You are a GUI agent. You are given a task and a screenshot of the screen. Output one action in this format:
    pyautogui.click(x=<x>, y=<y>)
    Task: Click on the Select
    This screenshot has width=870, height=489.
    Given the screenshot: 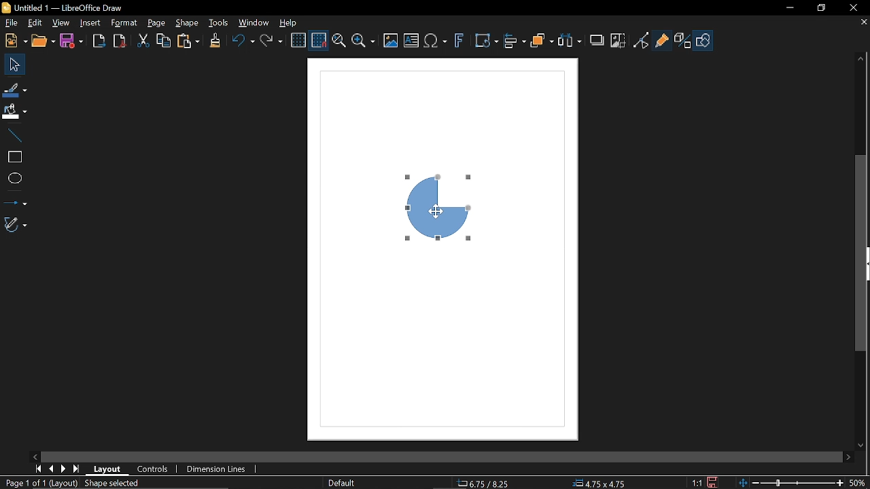 What is the action you would take?
    pyautogui.click(x=15, y=65)
    